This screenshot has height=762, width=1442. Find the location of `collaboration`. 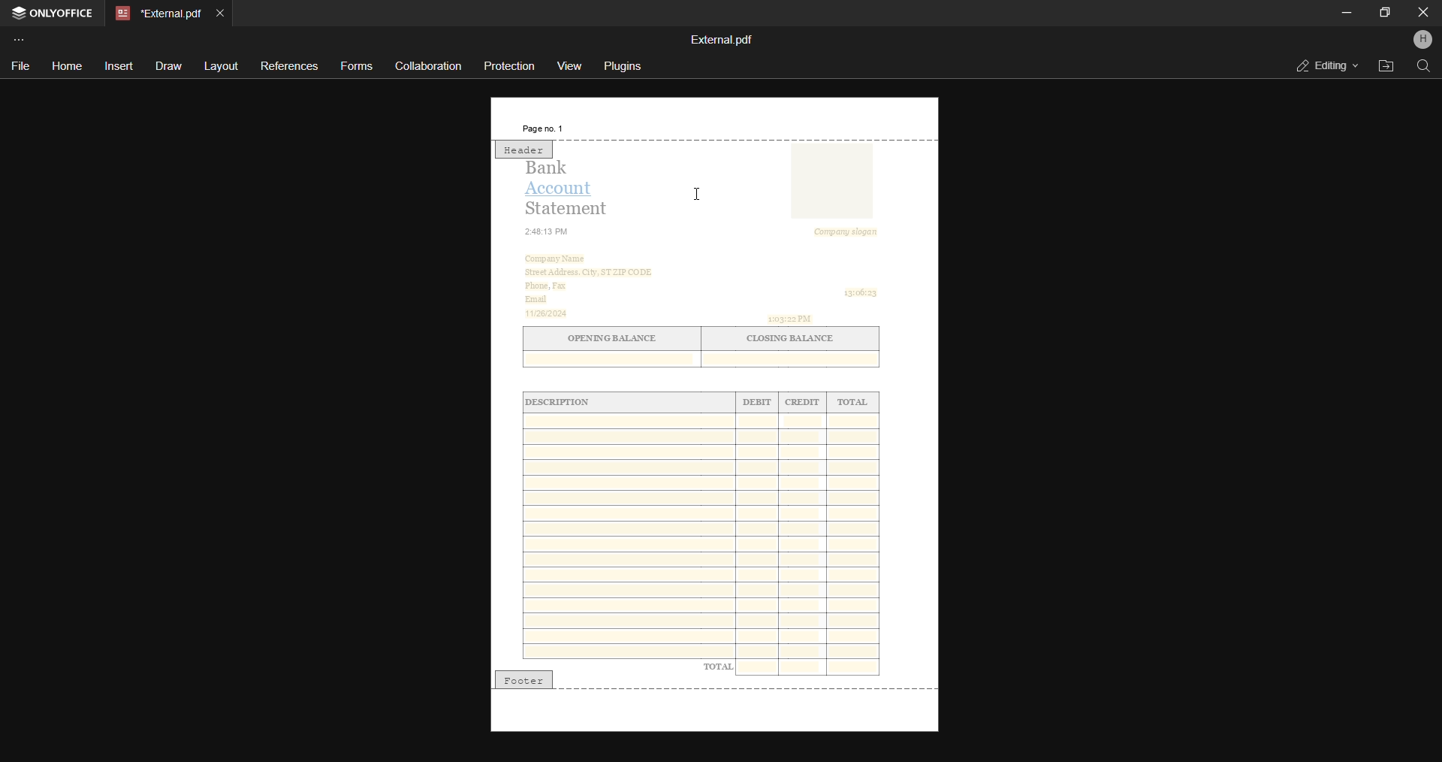

collaboration is located at coordinates (428, 65).